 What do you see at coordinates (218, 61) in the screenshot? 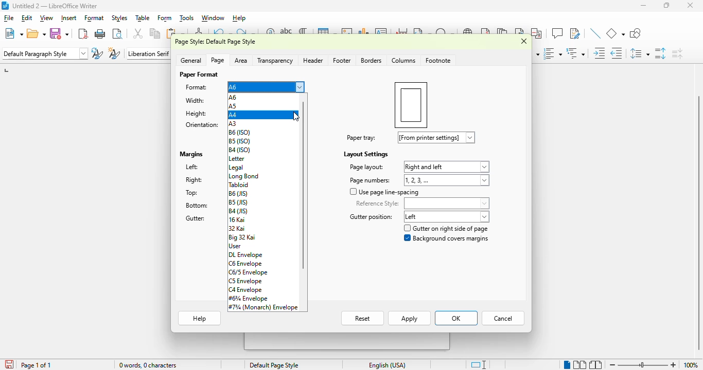
I see `page` at bounding box center [218, 61].